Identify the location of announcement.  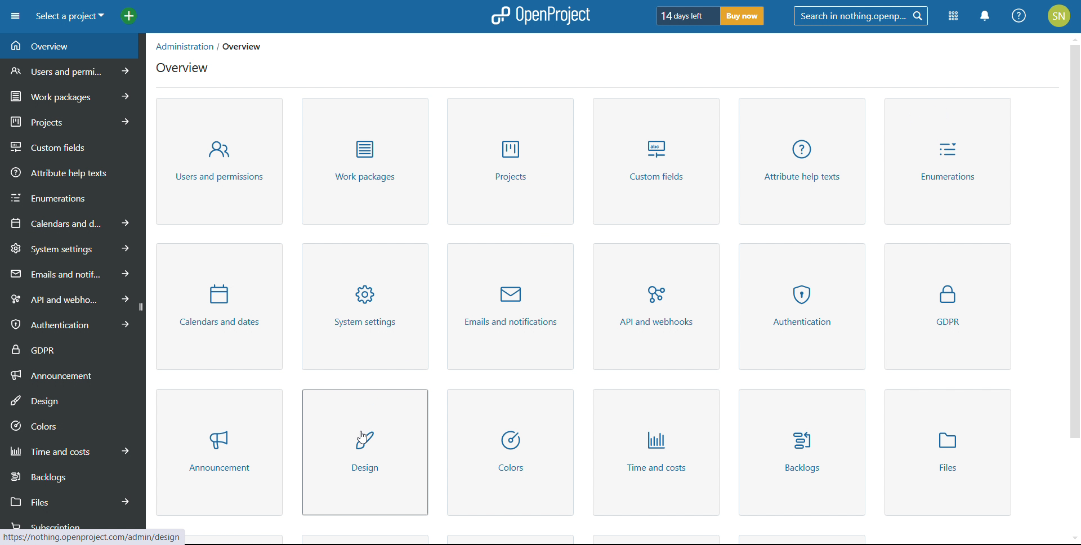
(72, 374).